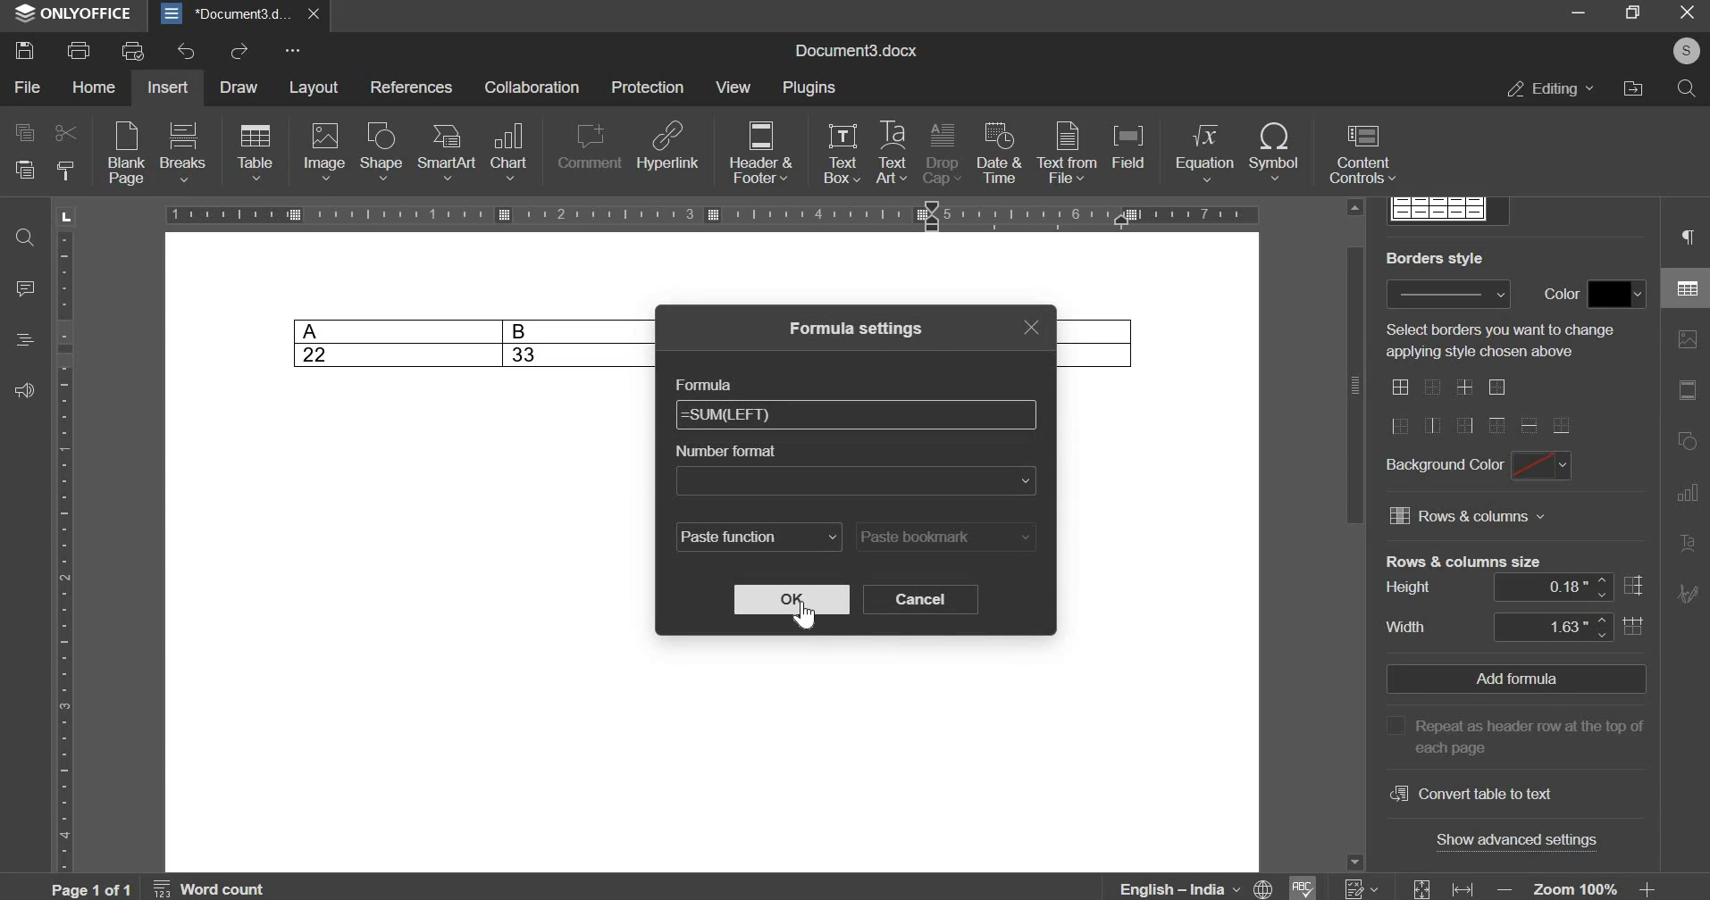 The height and width of the screenshot is (900, 1710). What do you see at coordinates (78, 49) in the screenshot?
I see `print` at bounding box center [78, 49].